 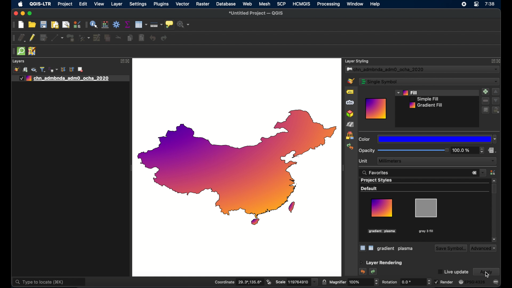 What do you see at coordinates (486, 92) in the screenshot?
I see `add` at bounding box center [486, 92].